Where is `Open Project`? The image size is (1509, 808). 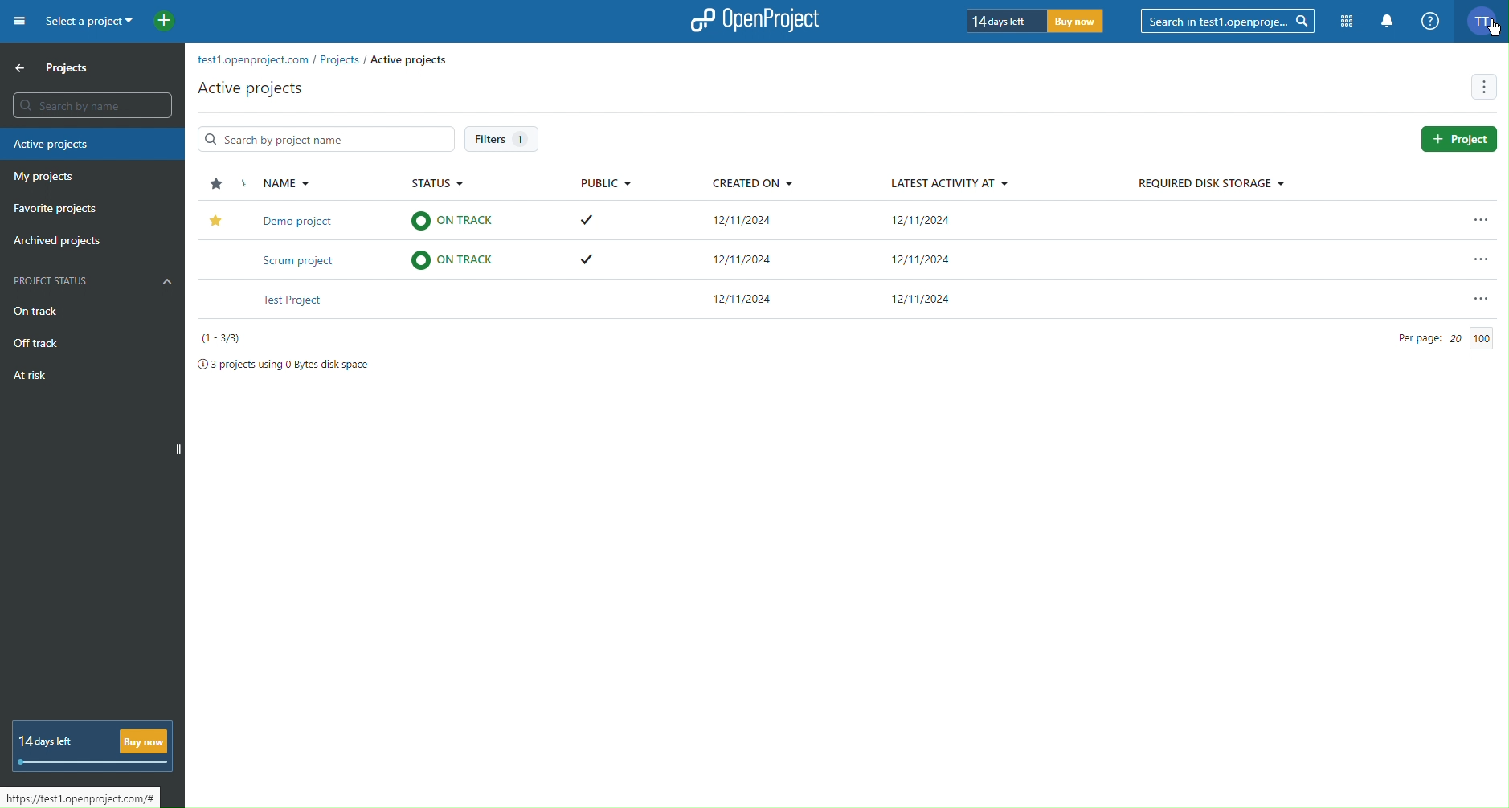
Open Project is located at coordinates (756, 22).